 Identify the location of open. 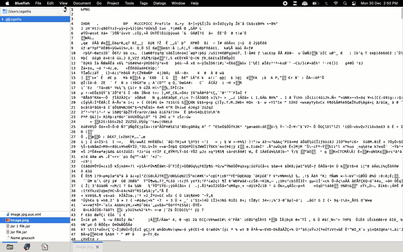
(11, 247).